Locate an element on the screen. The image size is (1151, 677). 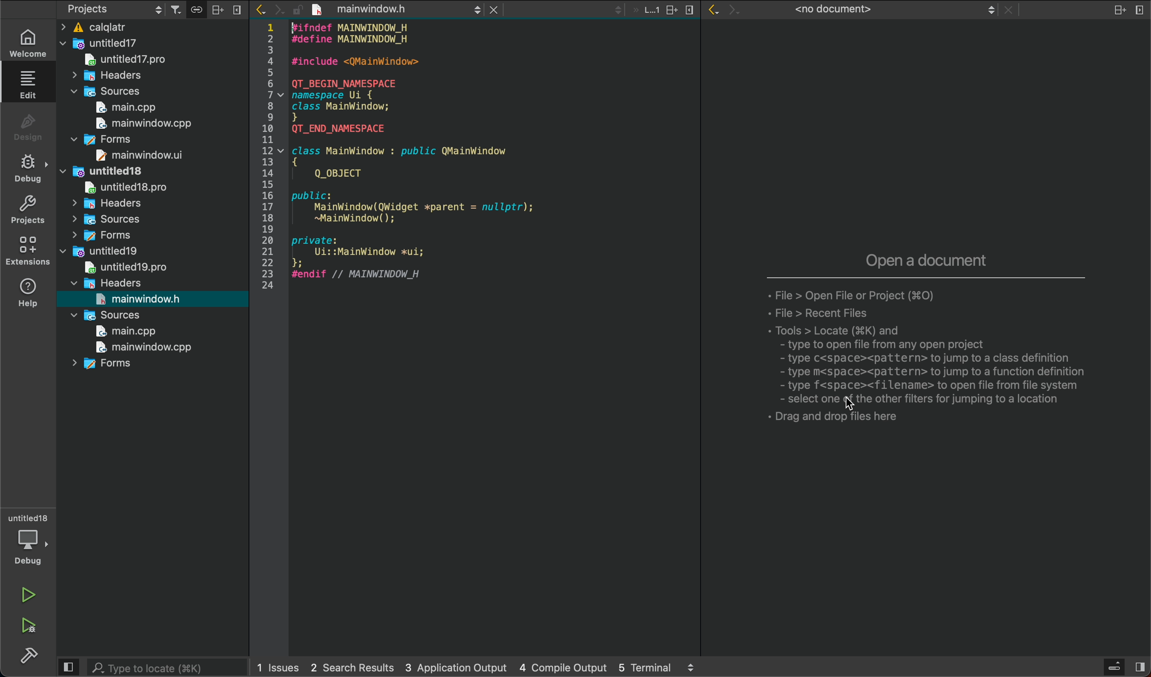
close slidebar is located at coordinates (69, 666).